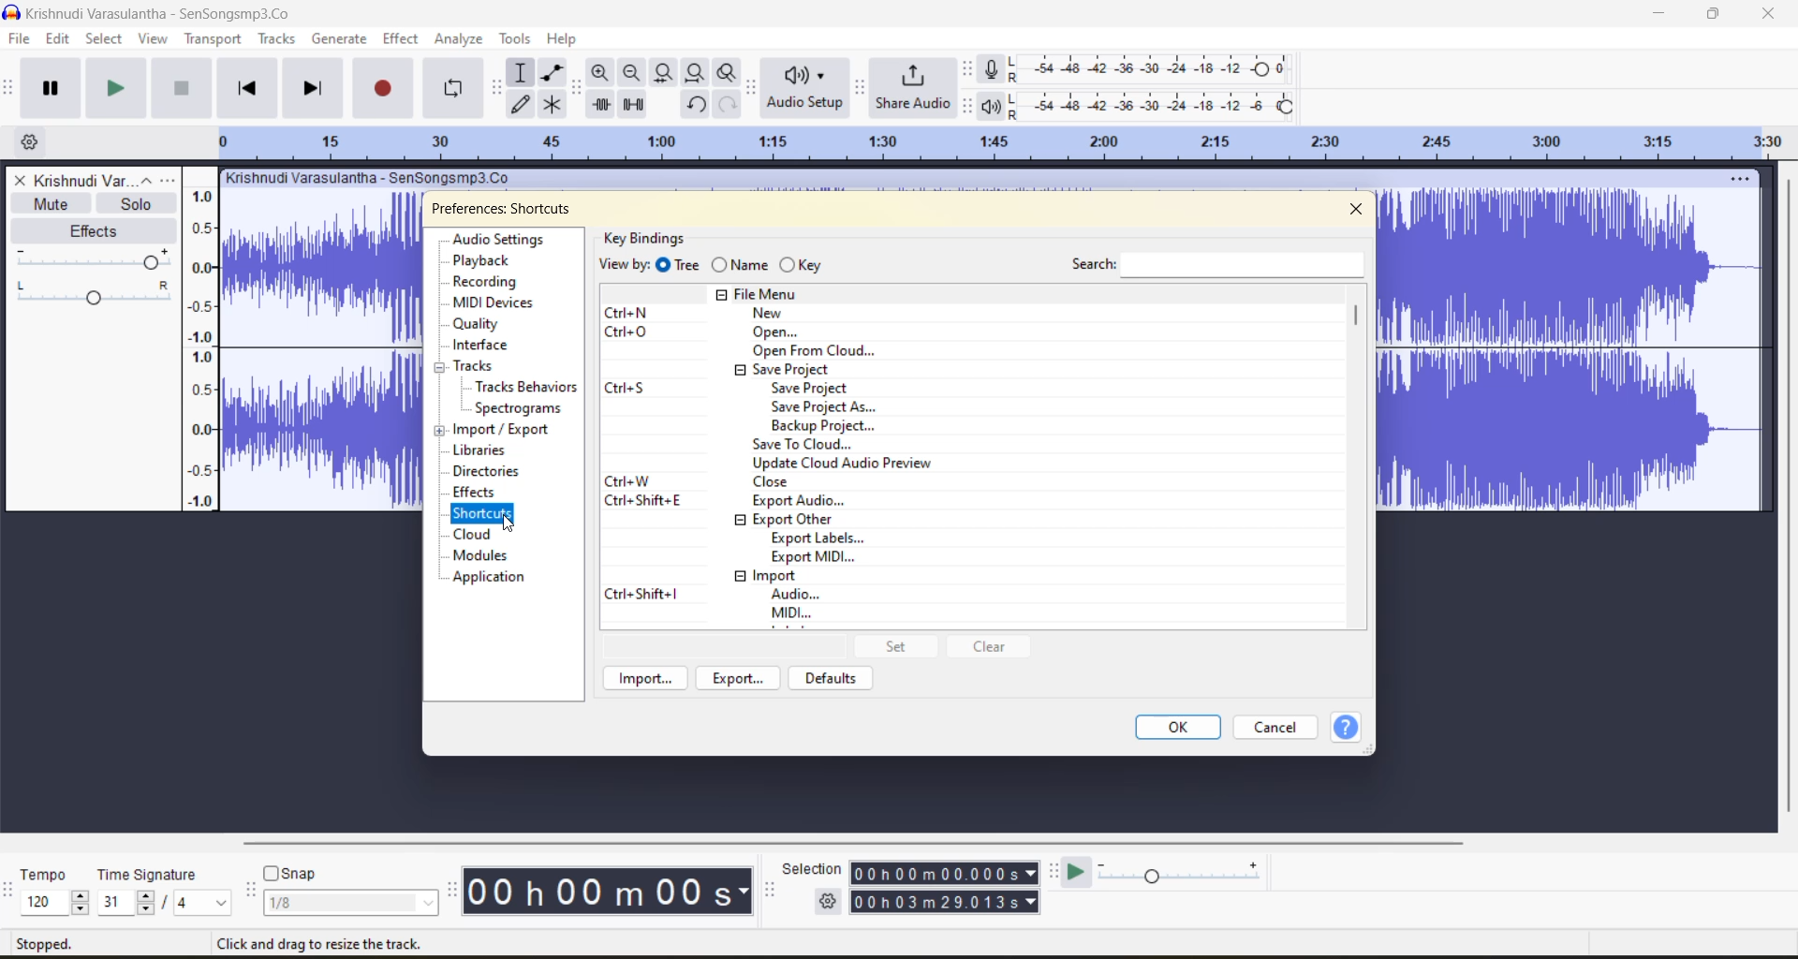 The image size is (1798, 959). What do you see at coordinates (24, 286) in the screenshot?
I see `pan left` at bounding box center [24, 286].